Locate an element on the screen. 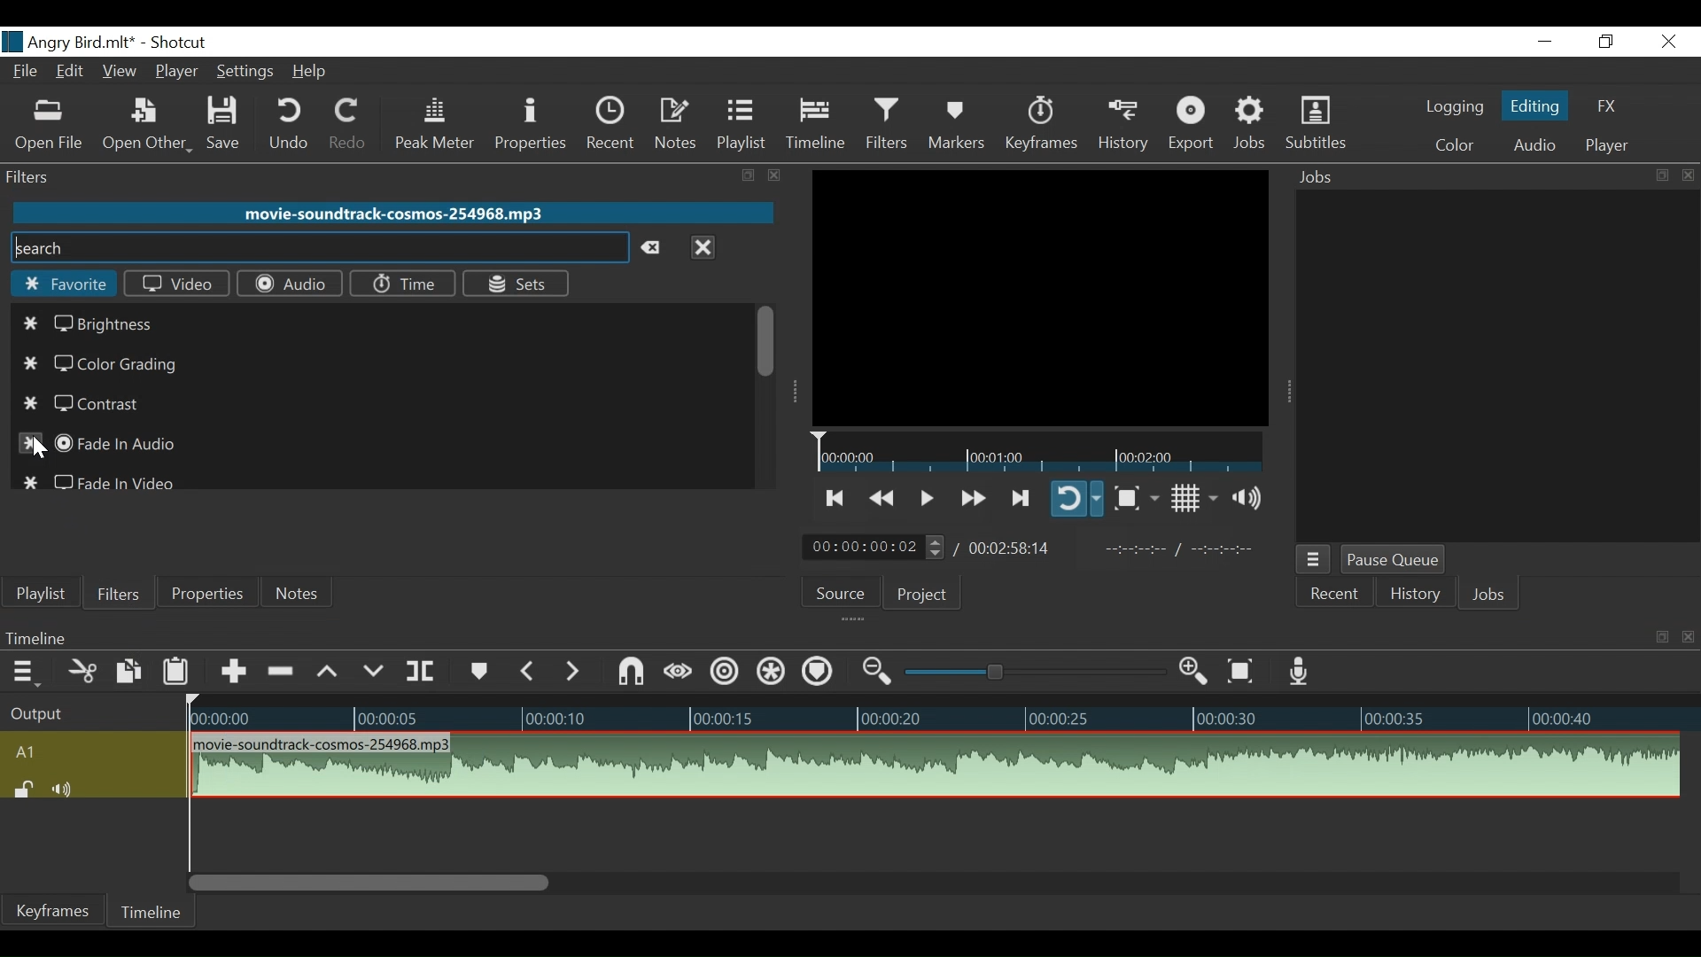 This screenshot has width=1701, height=957. Player is located at coordinates (174, 74).